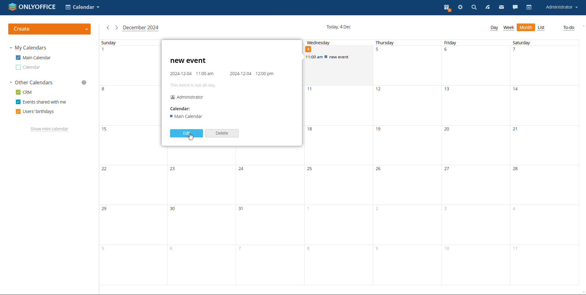 This screenshot has width=586, height=295. What do you see at coordinates (582, 292) in the screenshot?
I see `scroll down` at bounding box center [582, 292].